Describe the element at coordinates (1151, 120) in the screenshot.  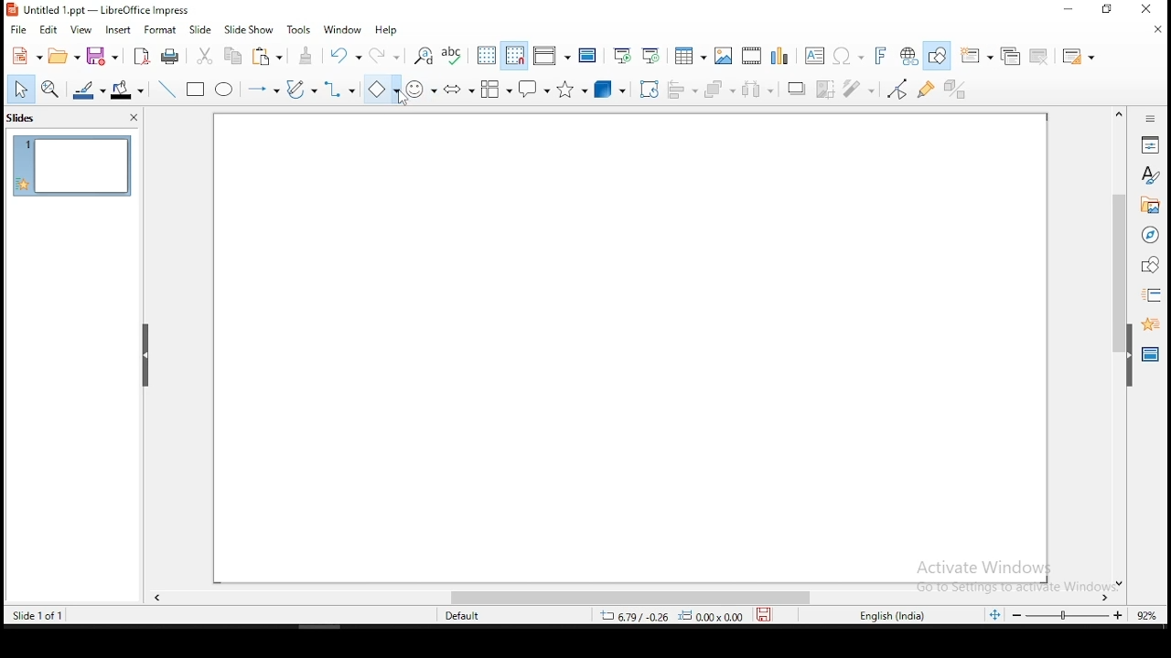
I see `sidebar settings` at that location.